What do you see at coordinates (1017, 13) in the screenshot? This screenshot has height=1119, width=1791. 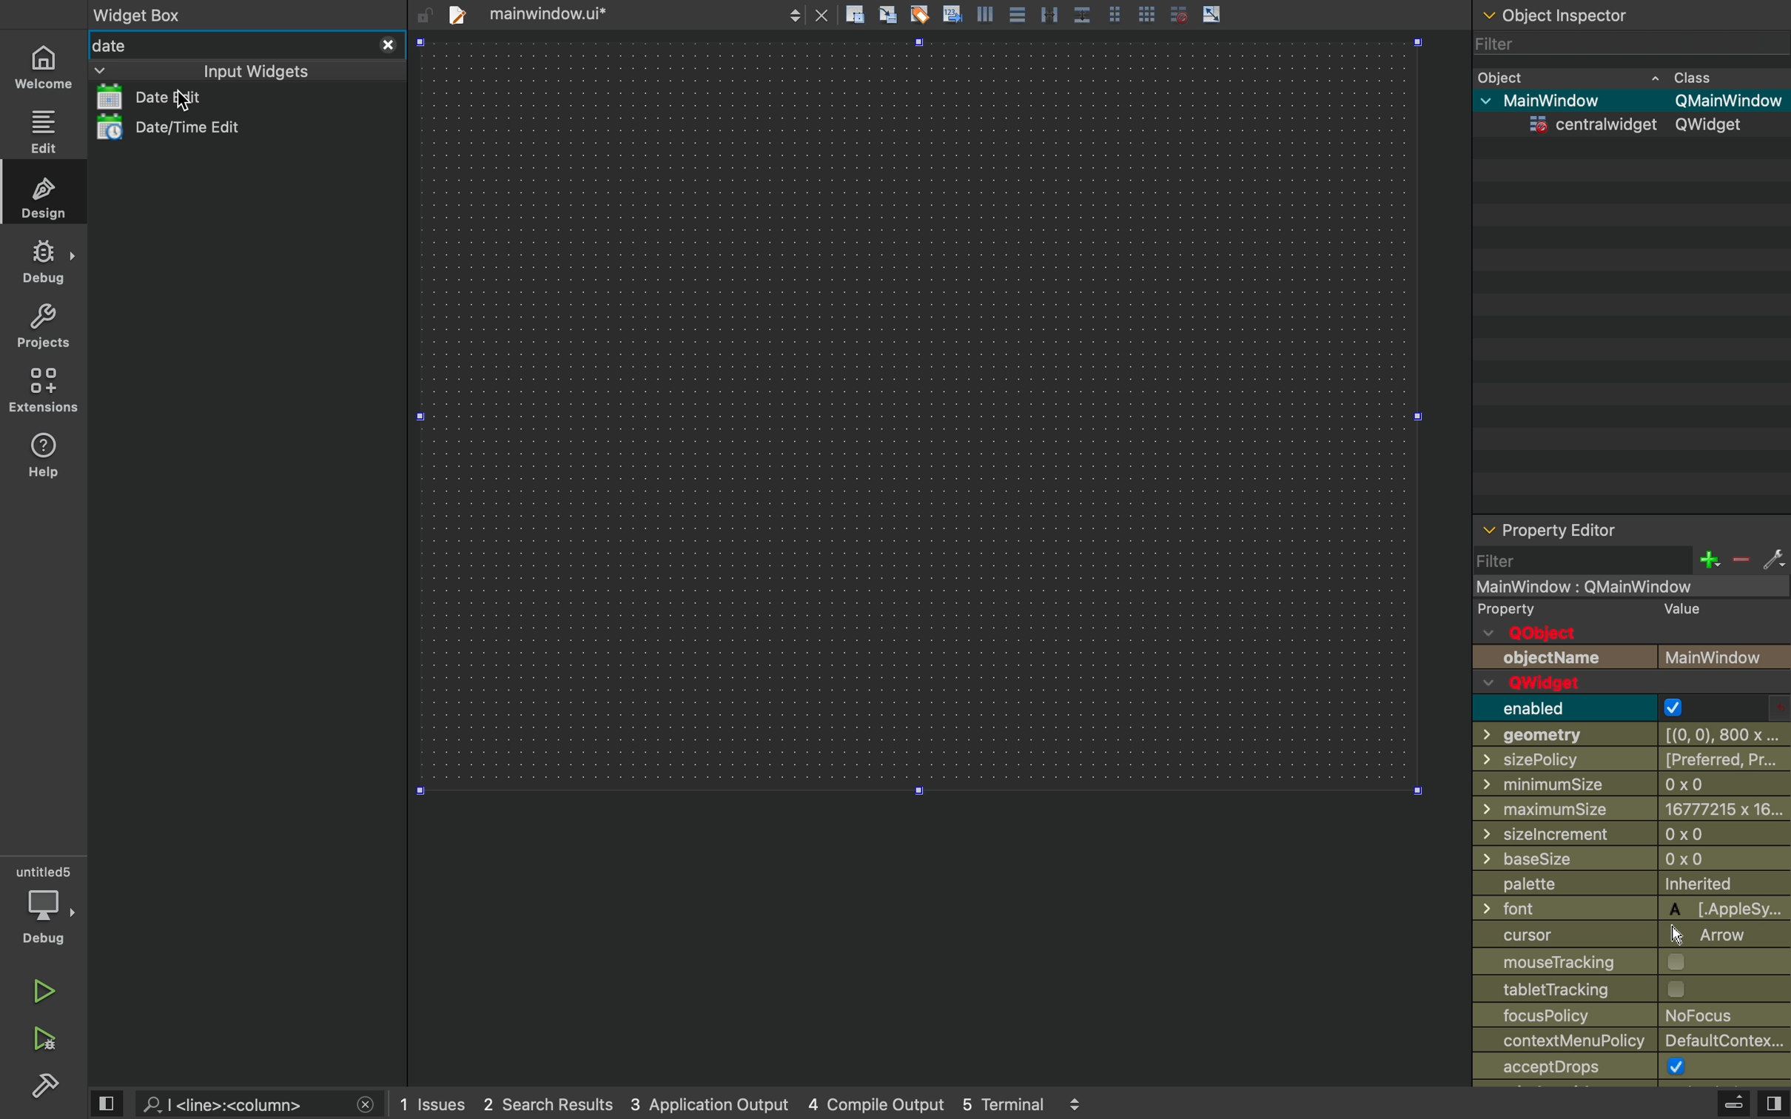 I see `align center` at bounding box center [1017, 13].